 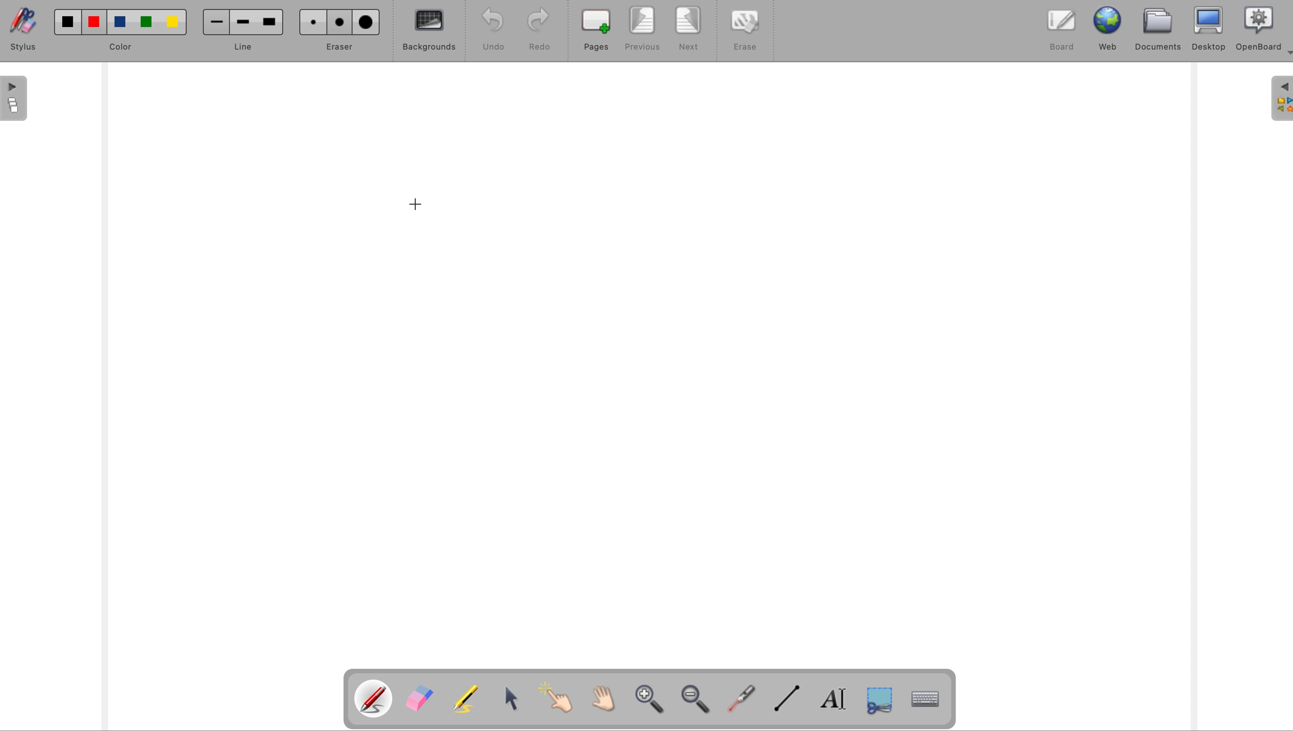 I want to click on scroll by hand, so click(x=600, y=699).